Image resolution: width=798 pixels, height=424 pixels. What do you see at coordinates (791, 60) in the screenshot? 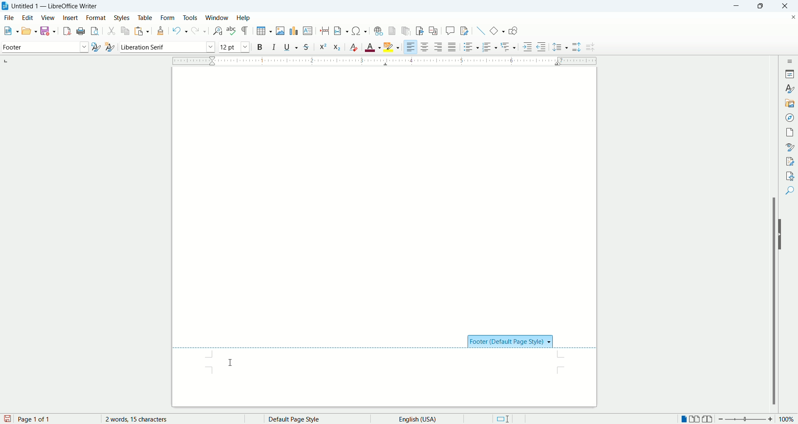
I see `sidebar settings` at bounding box center [791, 60].